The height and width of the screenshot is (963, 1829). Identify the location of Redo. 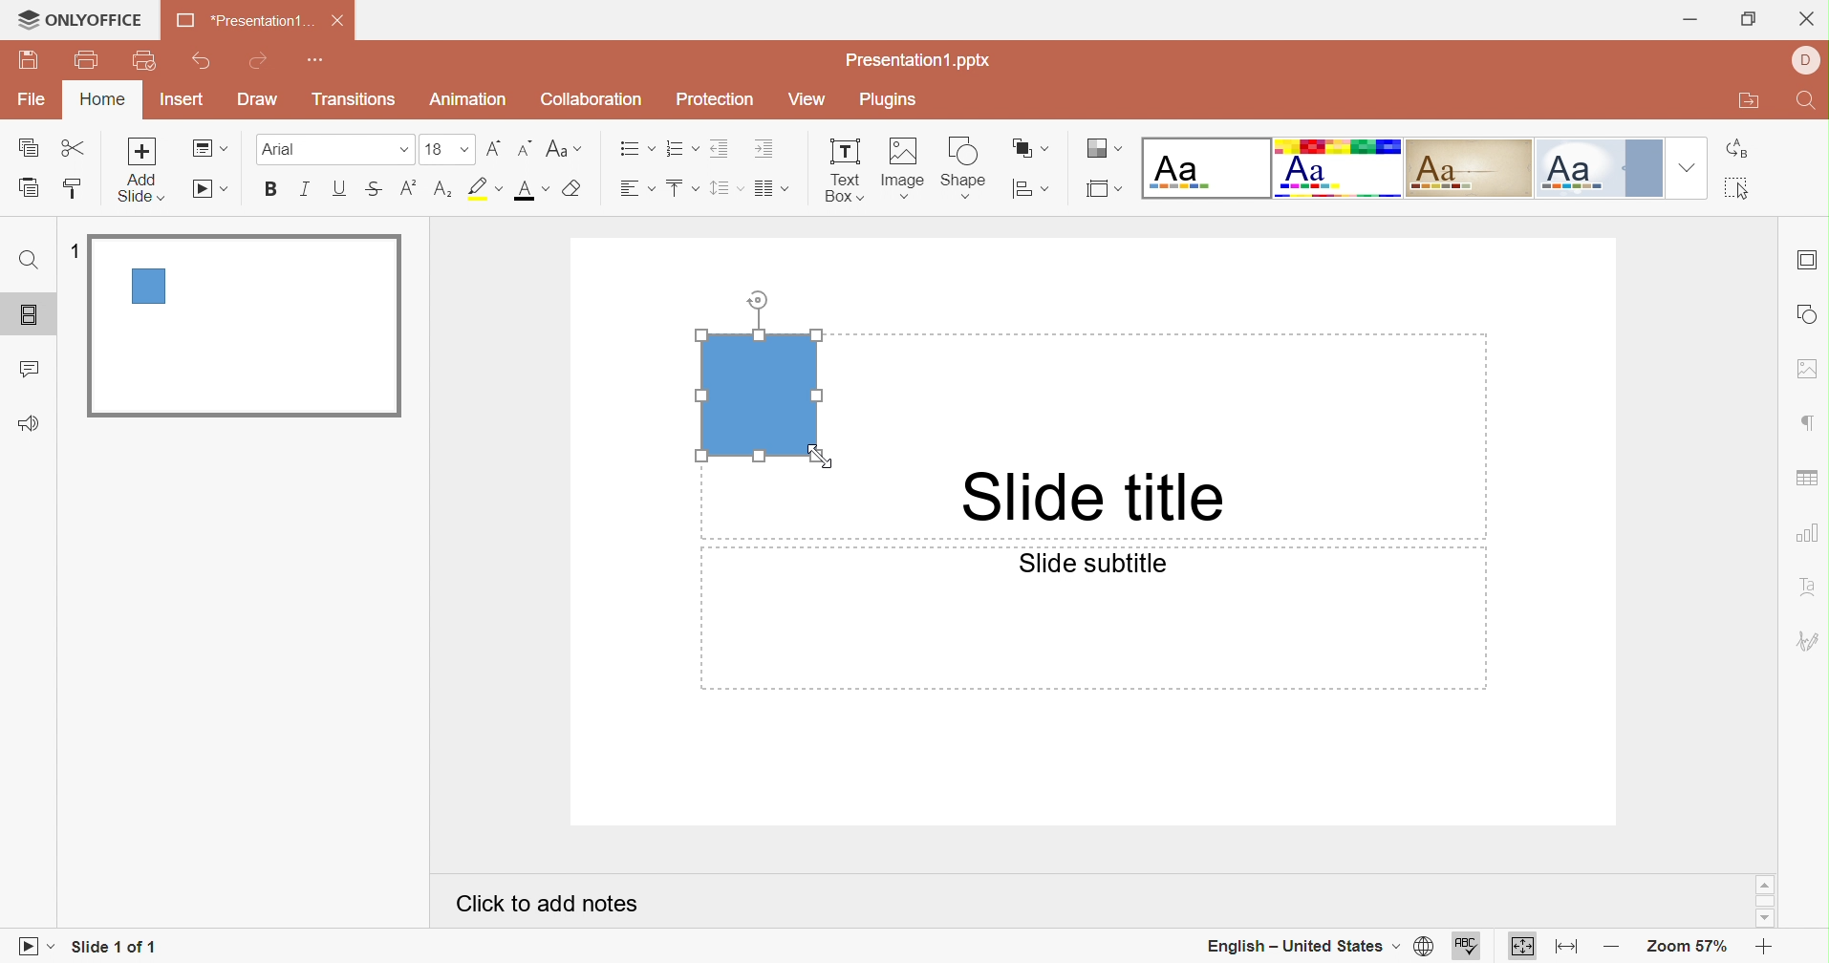
(260, 63).